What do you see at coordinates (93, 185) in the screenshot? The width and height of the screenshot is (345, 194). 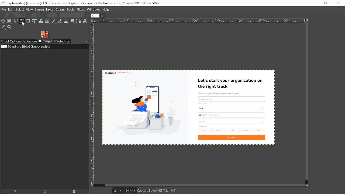 I see `Toggle quick mask on/off` at bounding box center [93, 185].